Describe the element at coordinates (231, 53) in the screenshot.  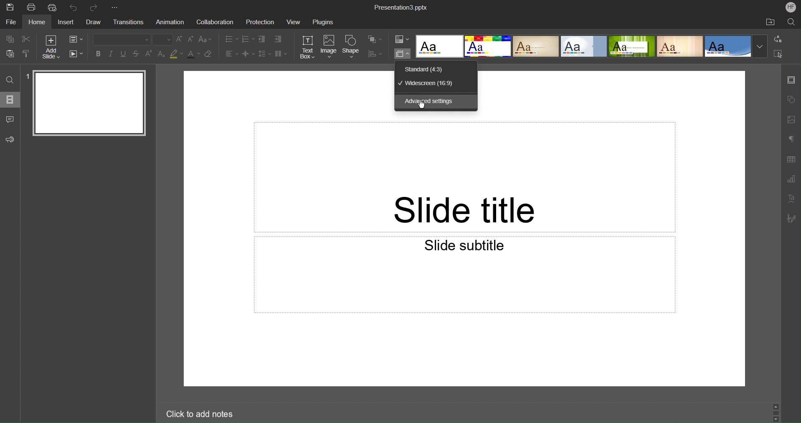
I see `Alignment` at that location.